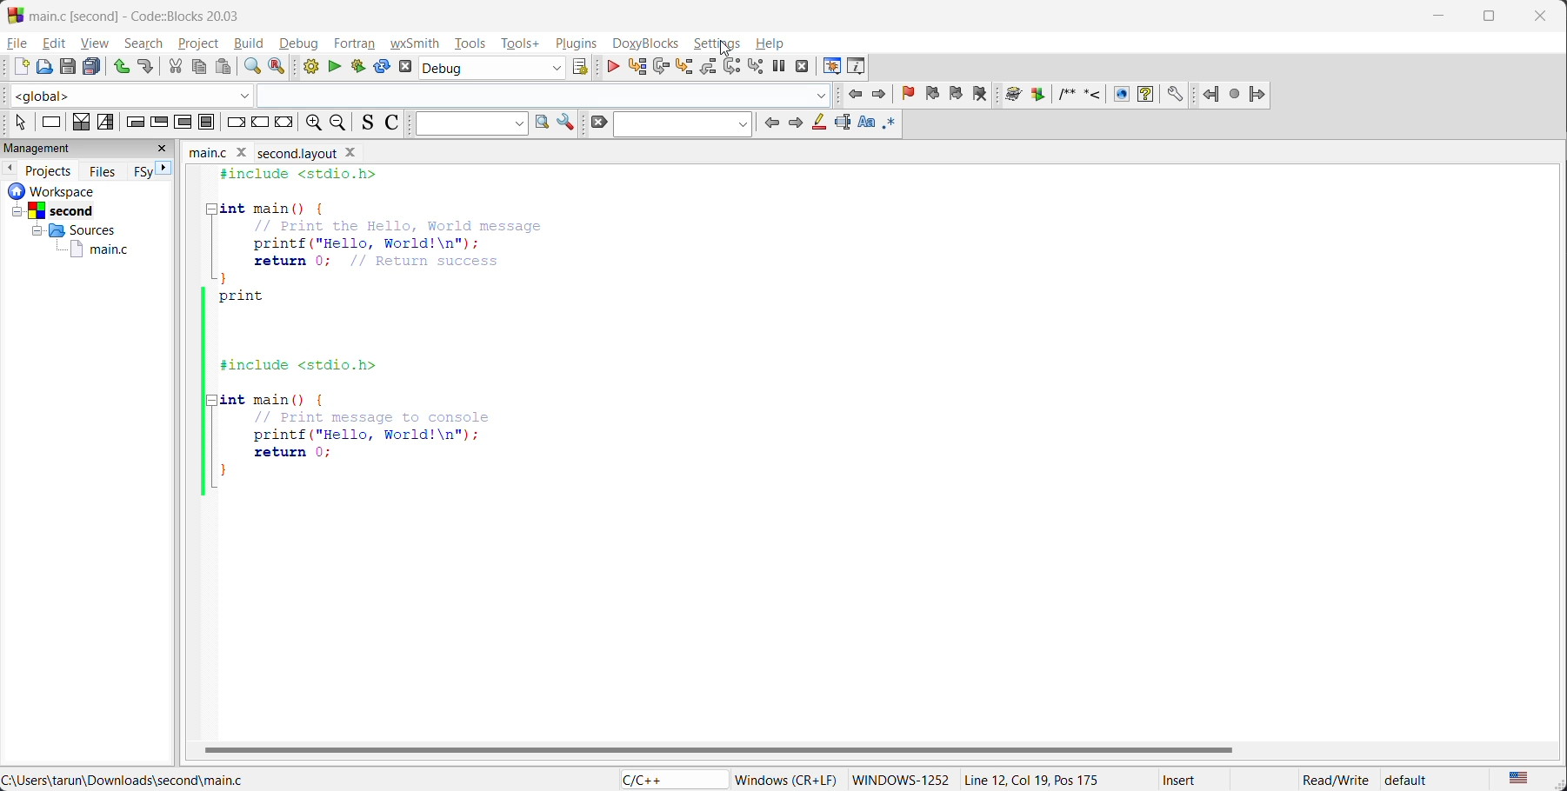 This screenshot has width=1567, height=791. I want to click on next, so click(165, 169).